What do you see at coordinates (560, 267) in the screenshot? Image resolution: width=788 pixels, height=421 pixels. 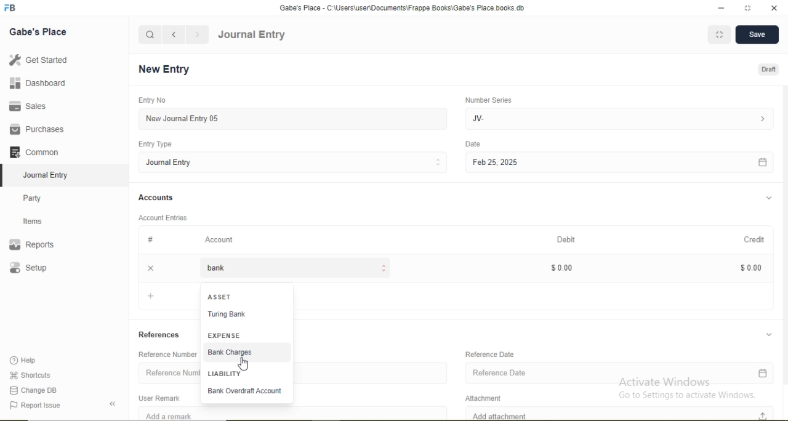 I see `$0.00` at bounding box center [560, 267].